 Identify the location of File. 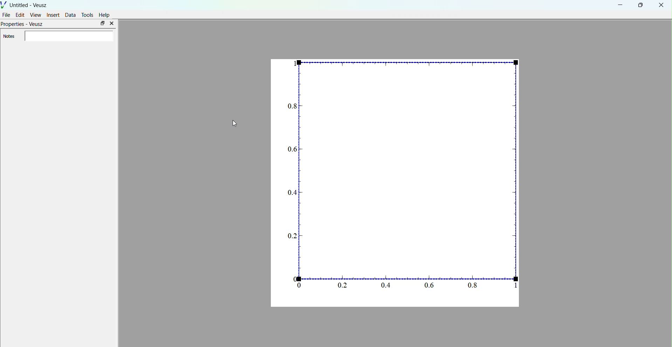
(7, 14).